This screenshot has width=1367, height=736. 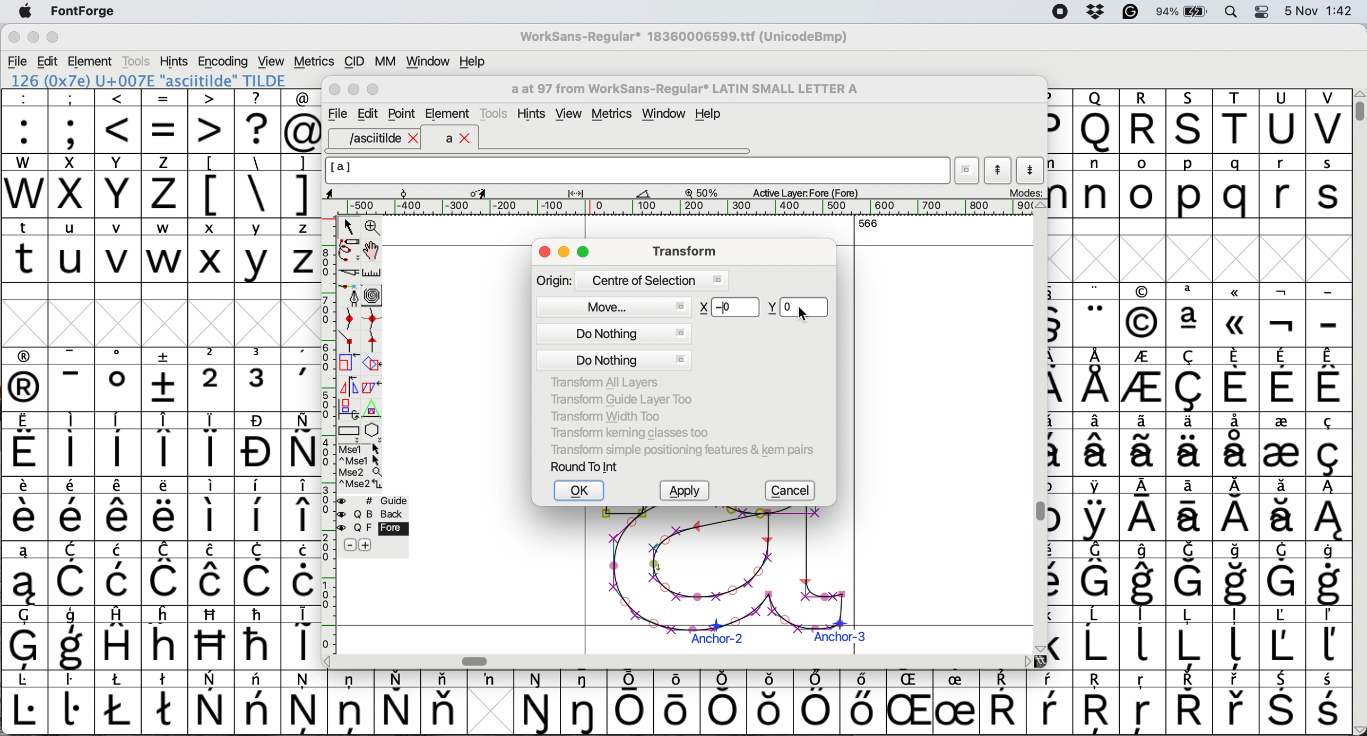 What do you see at coordinates (1191, 121) in the screenshot?
I see `` at bounding box center [1191, 121].